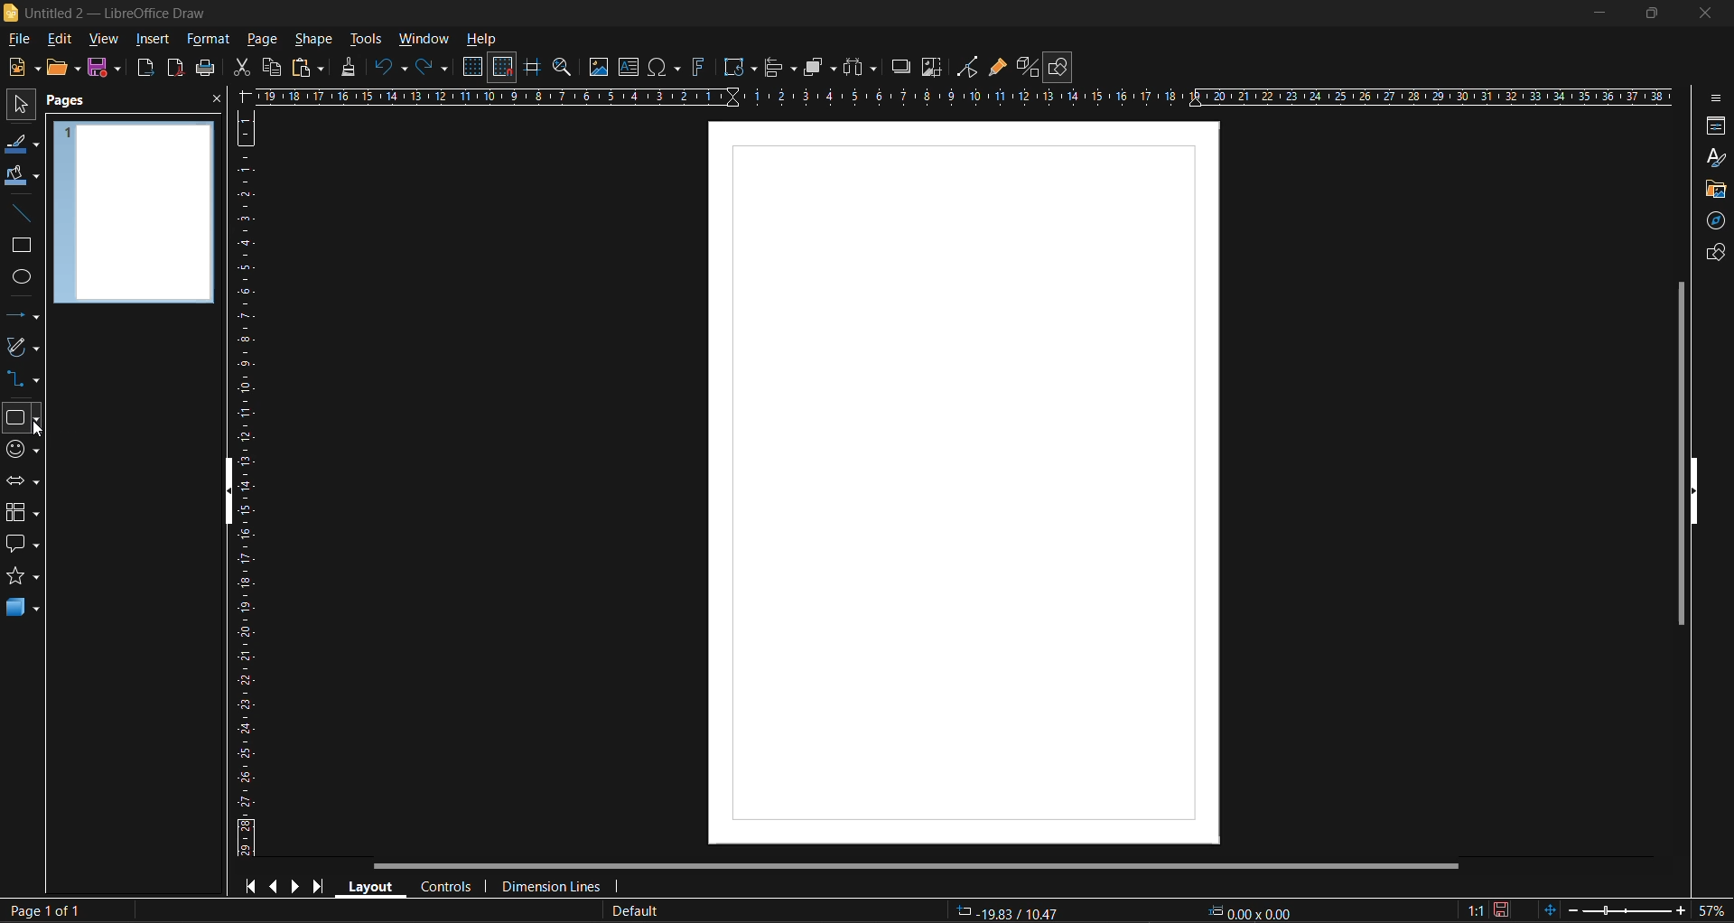 The image size is (1734, 923). I want to click on horizontal scroll bar, so click(914, 868).